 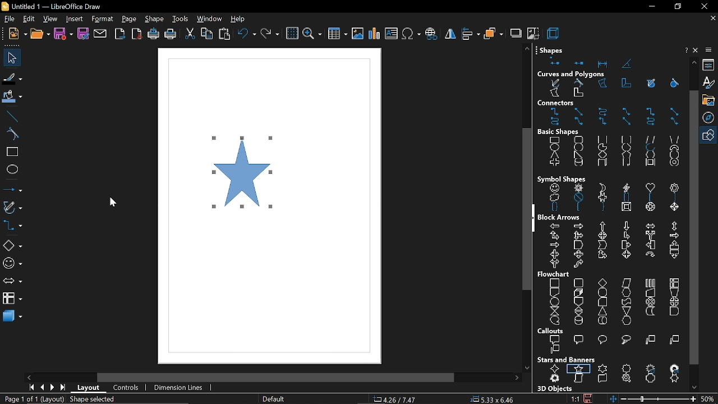 What do you see at coordinates (552, 49) in the screenshot?
I see `shapes` at bounding box center [552, 49].